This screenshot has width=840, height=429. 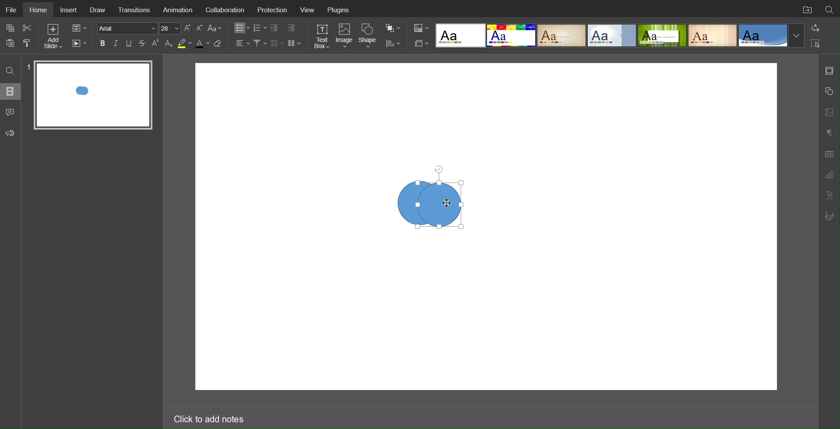 I want to click on Click to add notes, so click(x=208, y=417).